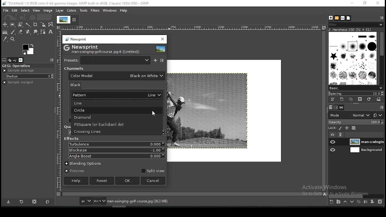 This screenshot has width=386, height=217. Describe the element at coordinates (12, 39) in the screenshot. I see `zoom tool` at that location.